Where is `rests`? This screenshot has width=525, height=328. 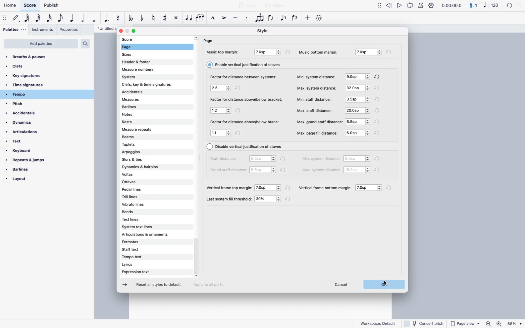
rests is located at coordinates (144, 121).